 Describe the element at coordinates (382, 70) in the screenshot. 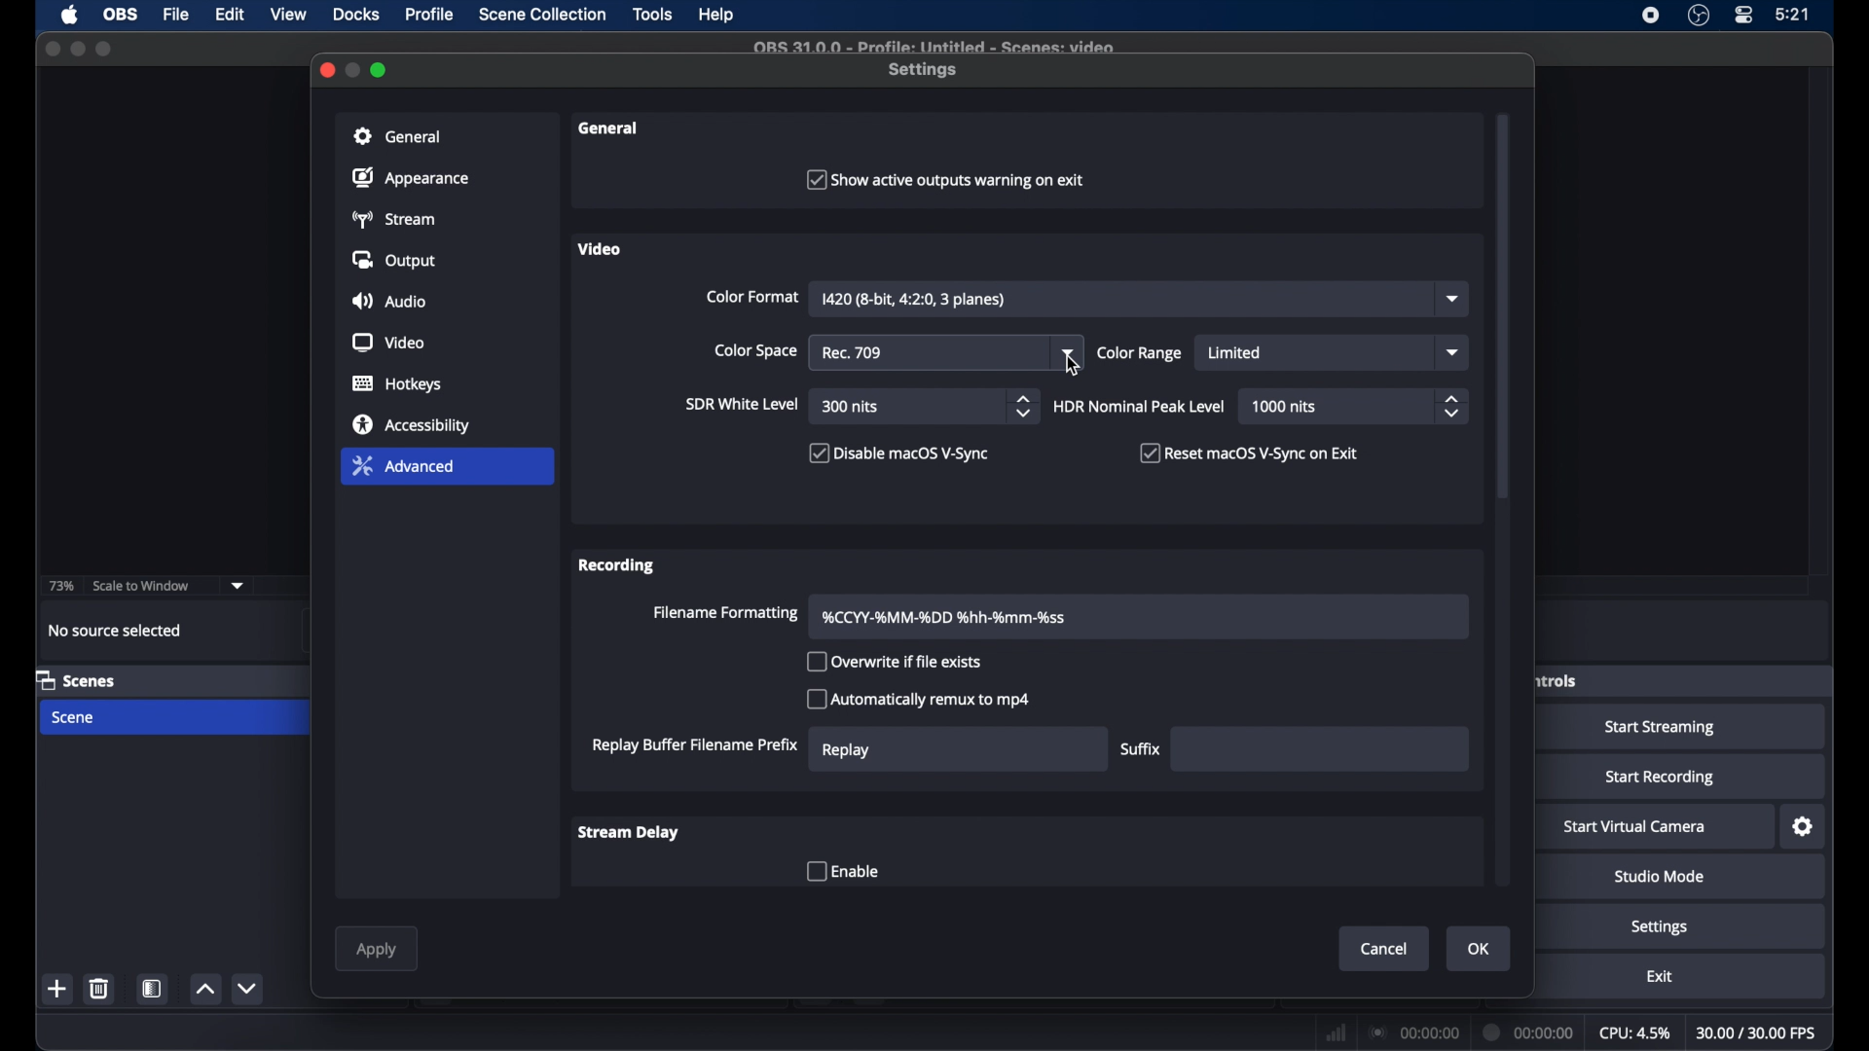

I see `maximize` at that location.